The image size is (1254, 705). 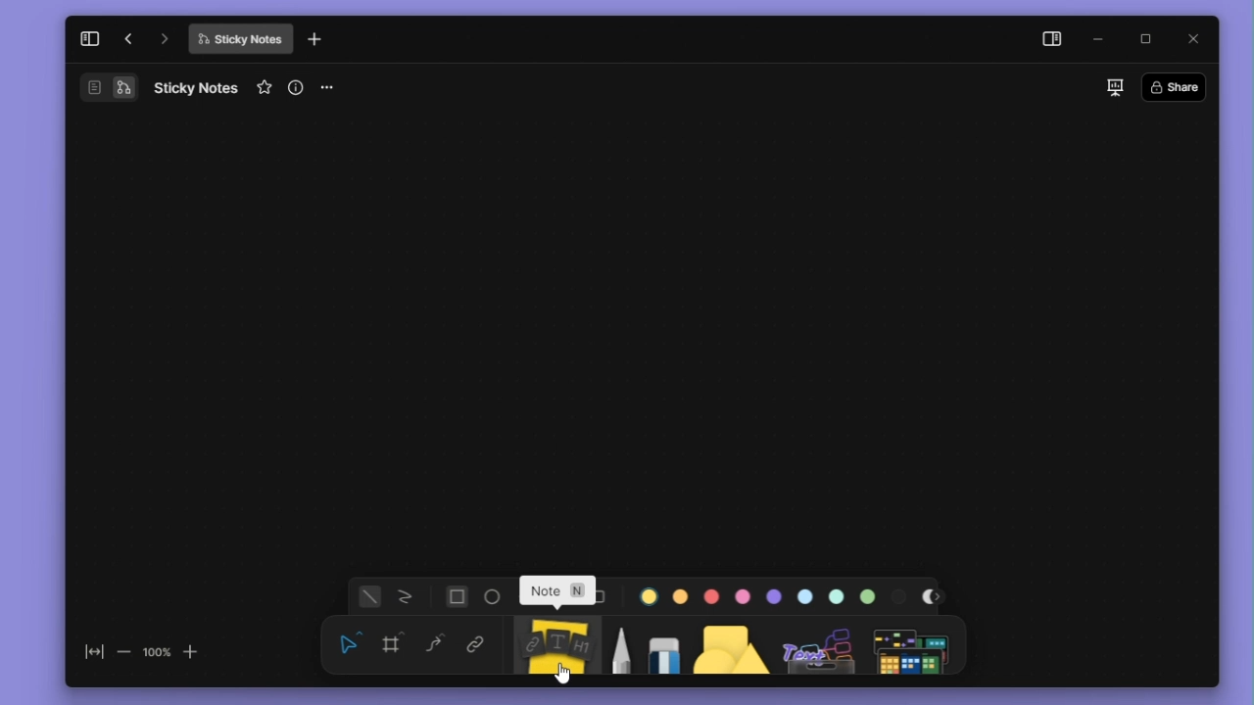 What do you see at coordinates (650, 596) in the screenshot?
I see `color palatte` at bounding box center [650, 596].